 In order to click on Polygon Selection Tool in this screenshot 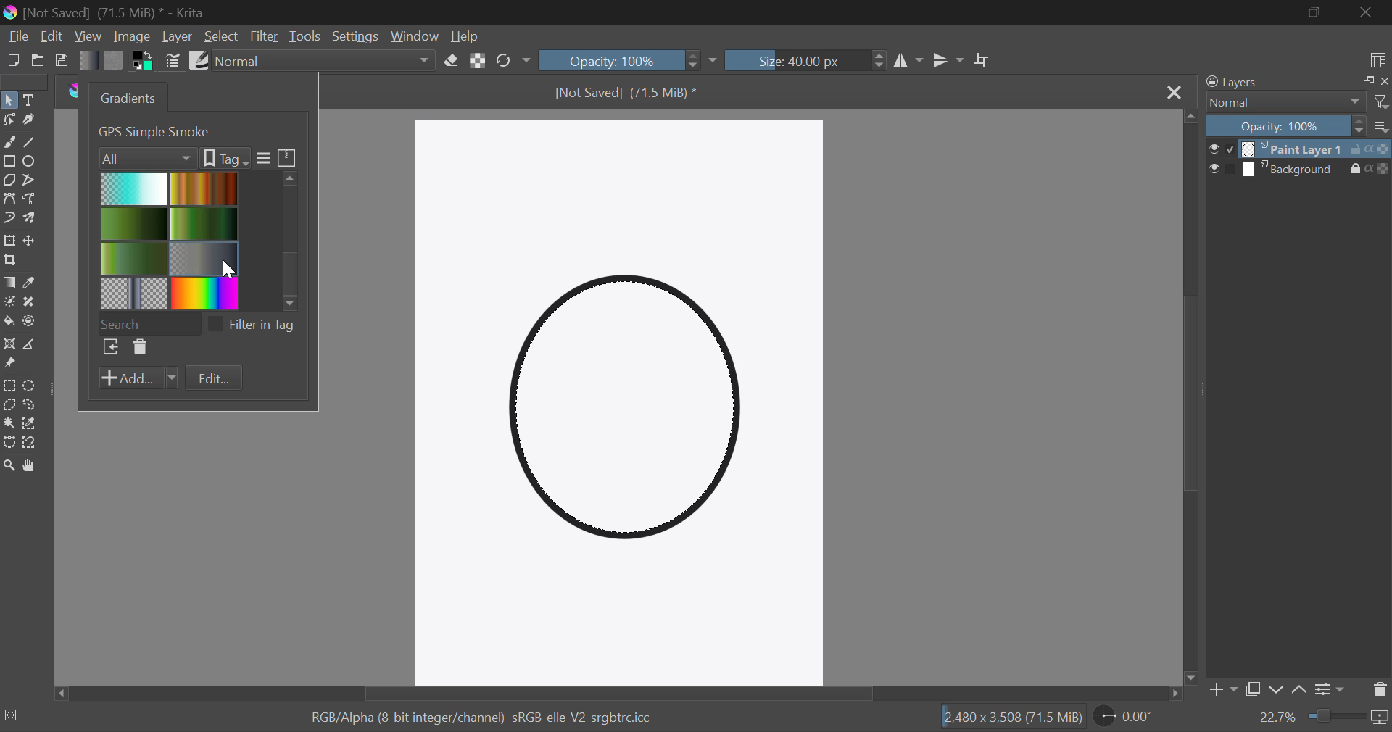, I will do `click(9, 404)`.